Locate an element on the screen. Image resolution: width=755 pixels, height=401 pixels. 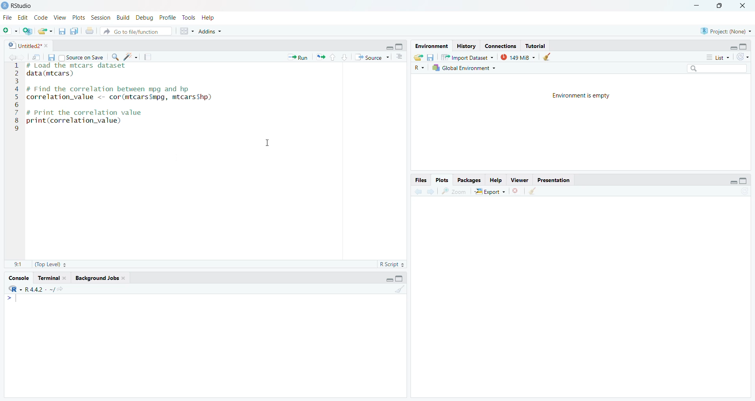
Files is located at coordinates (421, 180).